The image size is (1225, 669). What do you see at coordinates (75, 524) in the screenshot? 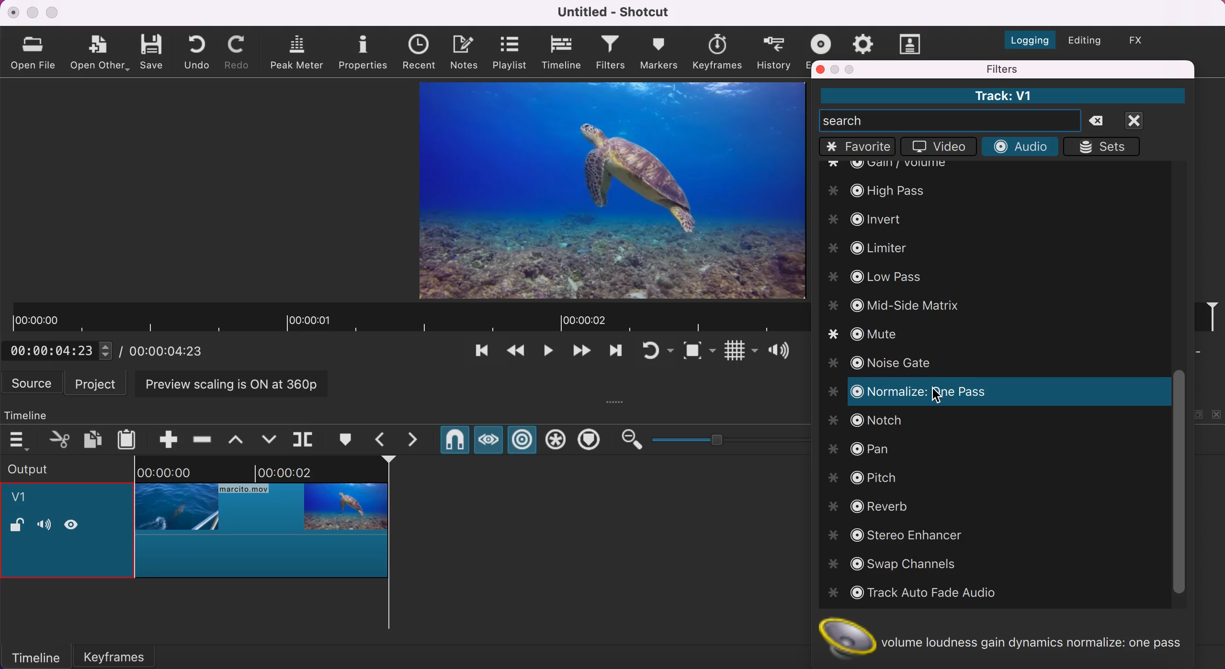
I see `hide` at bounding box center [75, 524].